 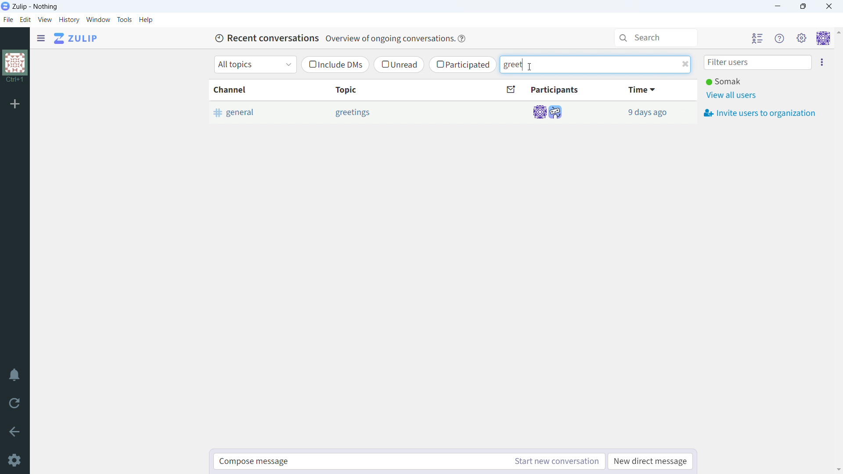 What do you see at coordinates (14, 461) in the screenshot?
I see `settings` at bounding box center [14, 461].